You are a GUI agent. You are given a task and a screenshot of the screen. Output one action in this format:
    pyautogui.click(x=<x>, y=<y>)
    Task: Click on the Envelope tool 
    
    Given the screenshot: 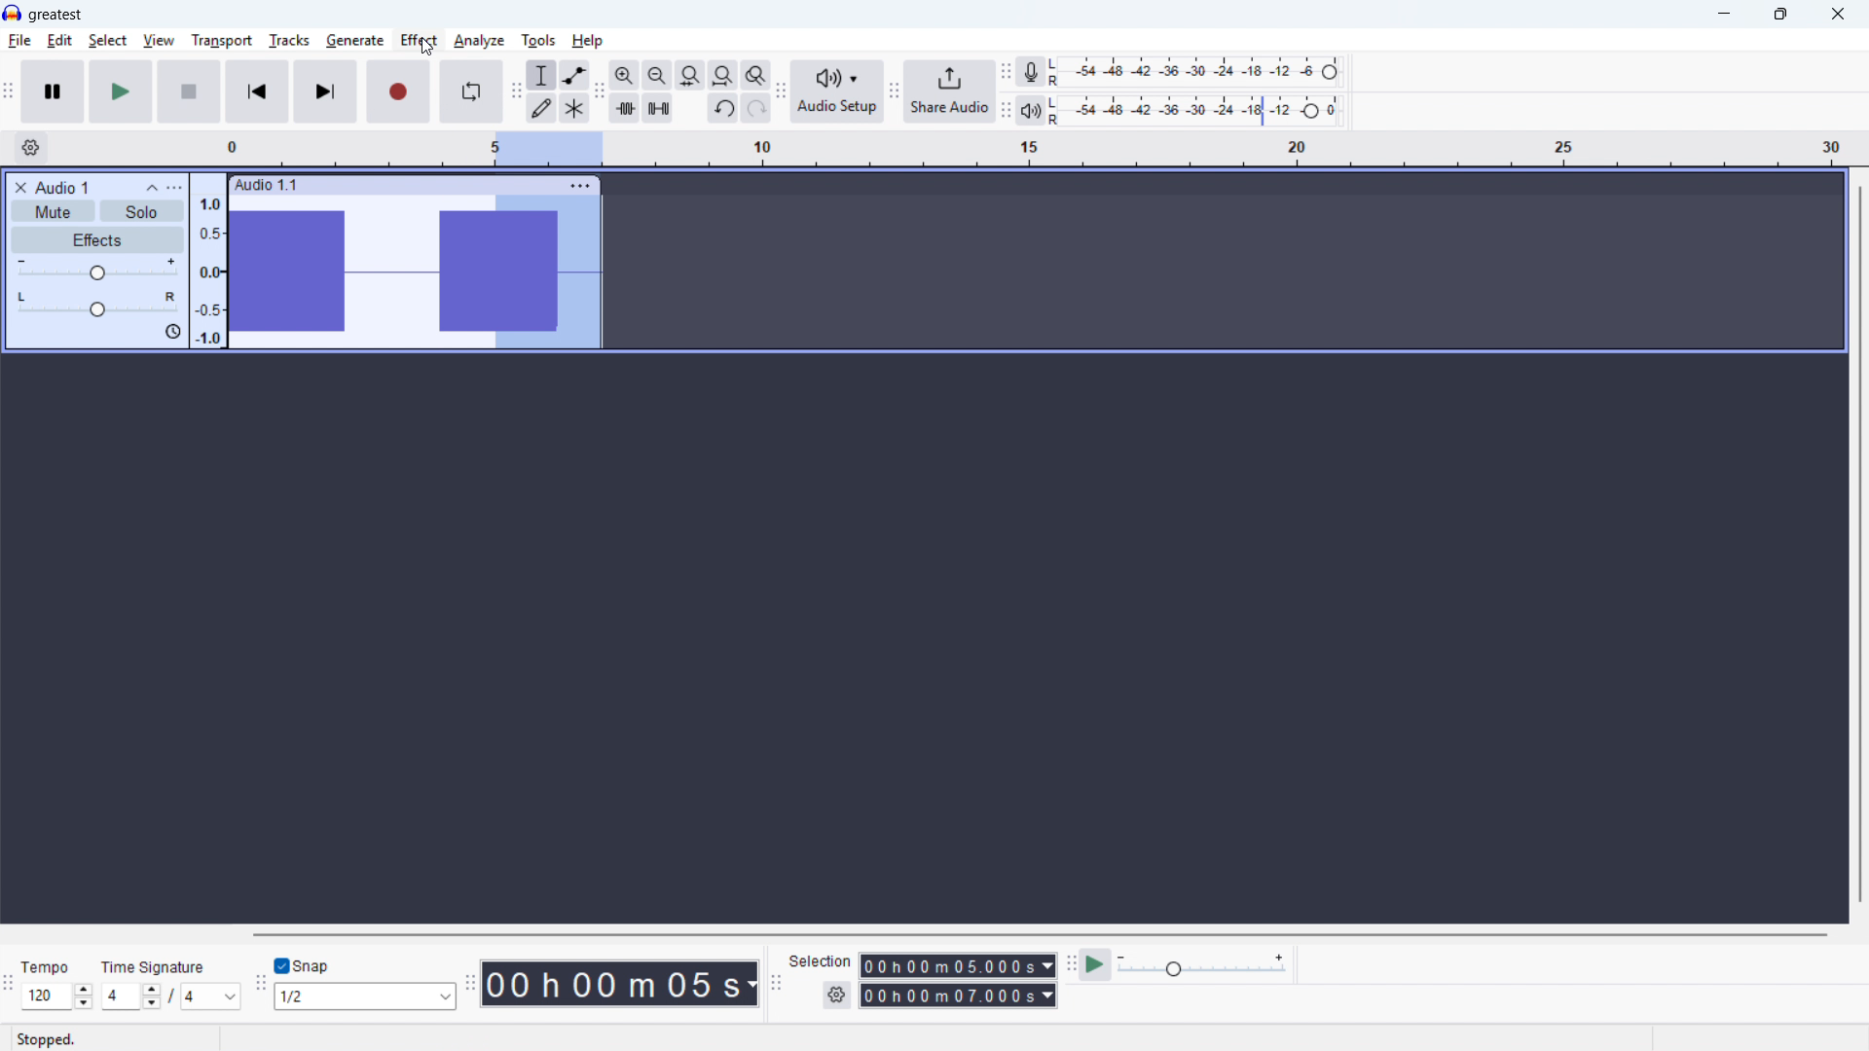 What is the action you would take?
    pyautogui.click(x=575, y=75)
    